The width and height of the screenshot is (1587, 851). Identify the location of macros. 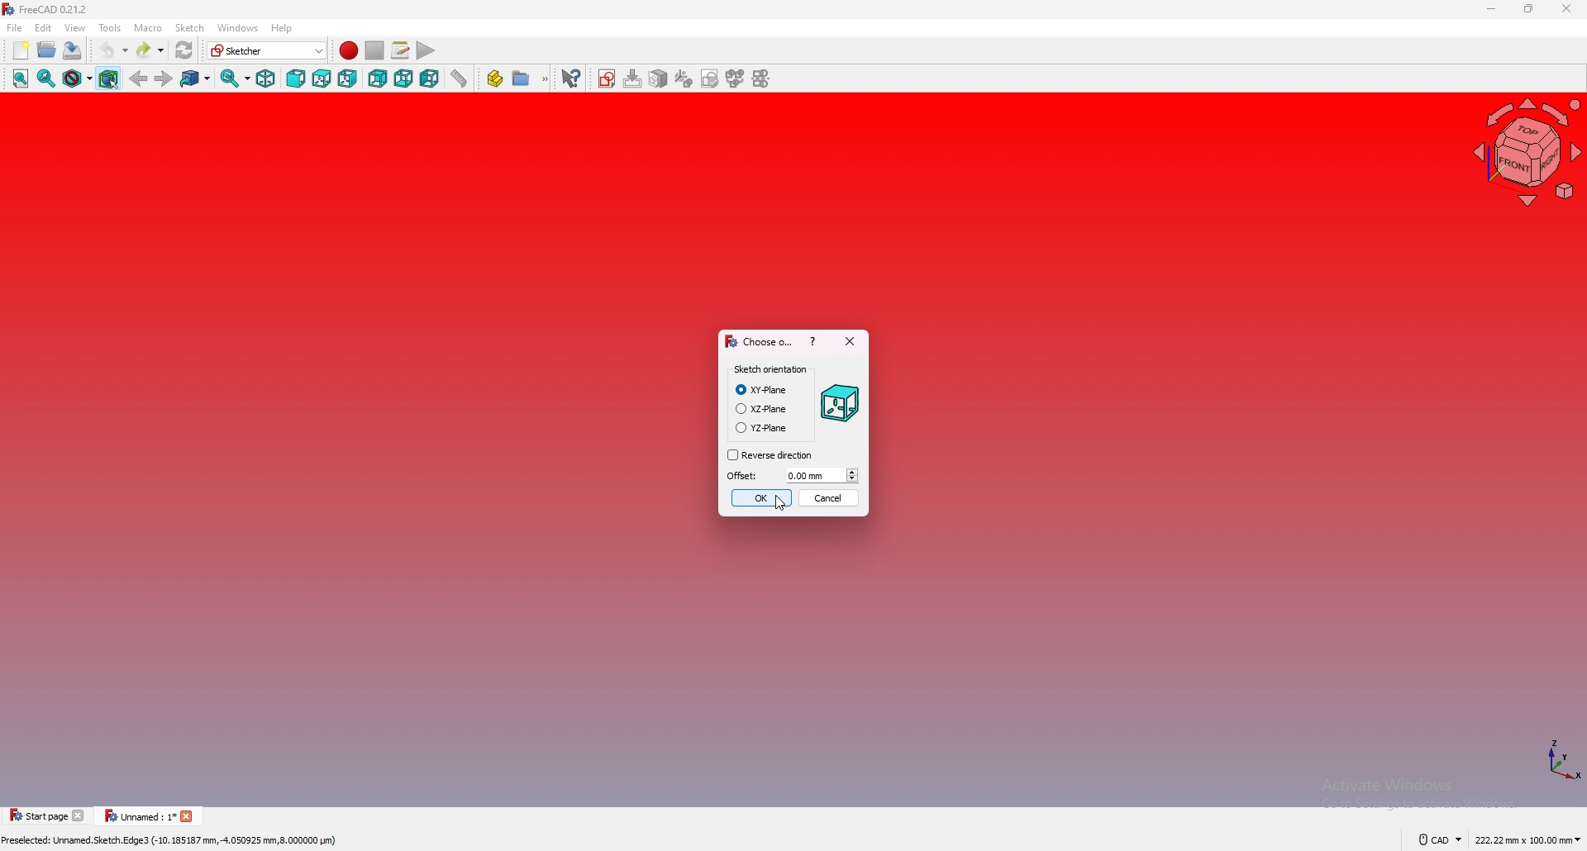
(401, 50).